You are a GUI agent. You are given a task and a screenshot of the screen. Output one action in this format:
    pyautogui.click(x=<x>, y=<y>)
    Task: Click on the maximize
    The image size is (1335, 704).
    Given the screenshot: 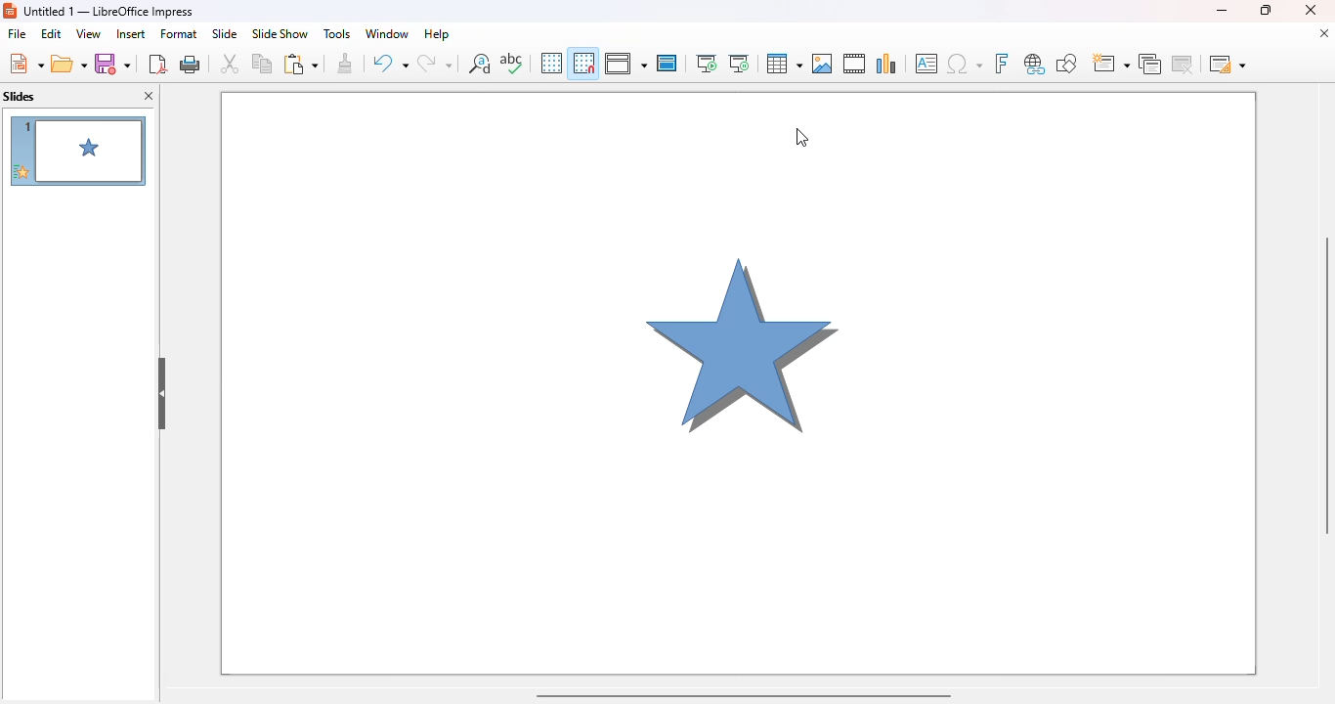 What is the action you would take?
    pyautogui.click(x=1265, y=10)
    